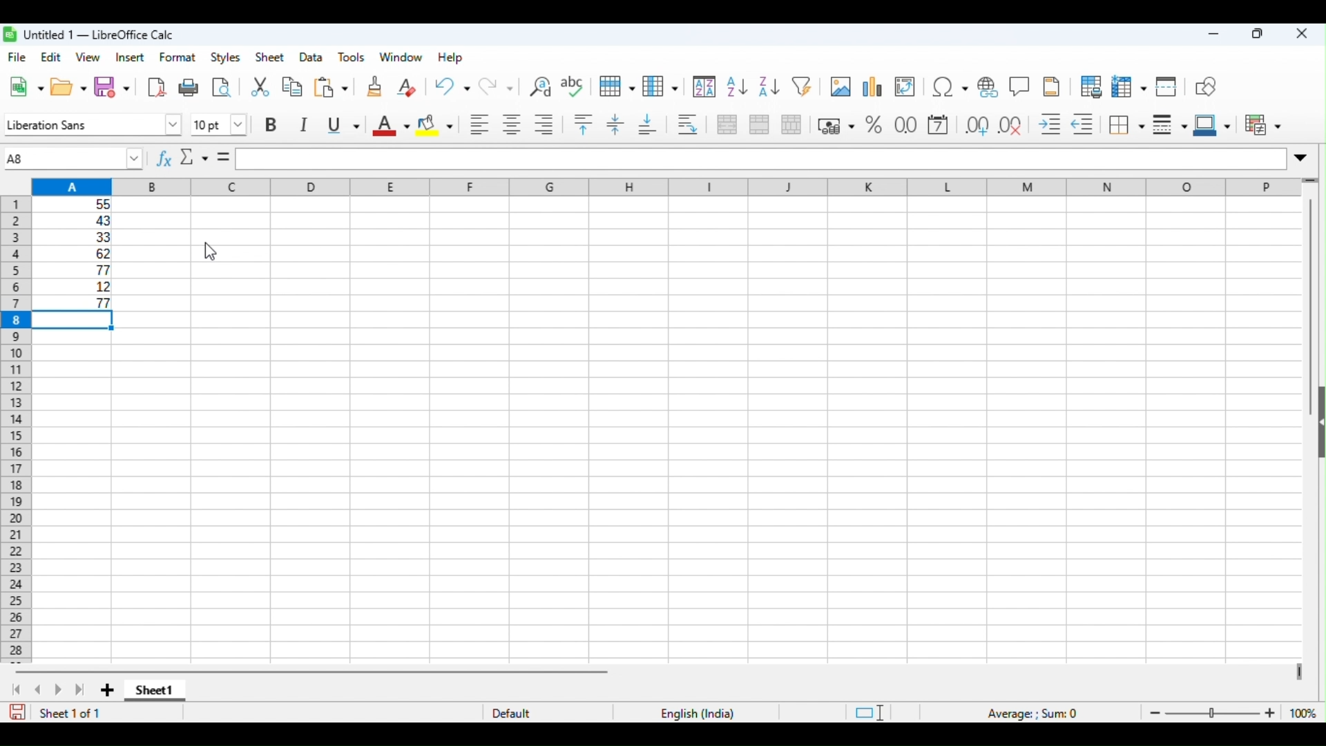  I want to click on cut, so click(260, 88).